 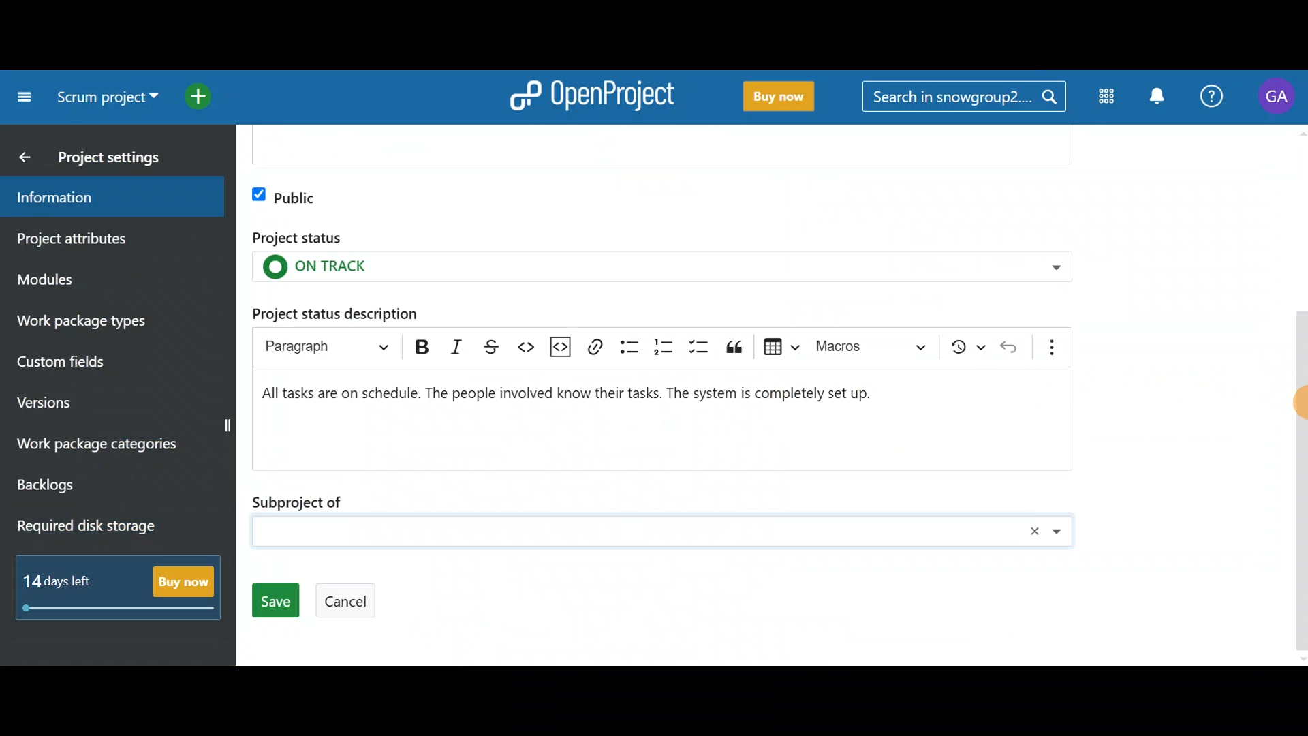 I want to click on Insert code snippet, so click(x=557, y=347).